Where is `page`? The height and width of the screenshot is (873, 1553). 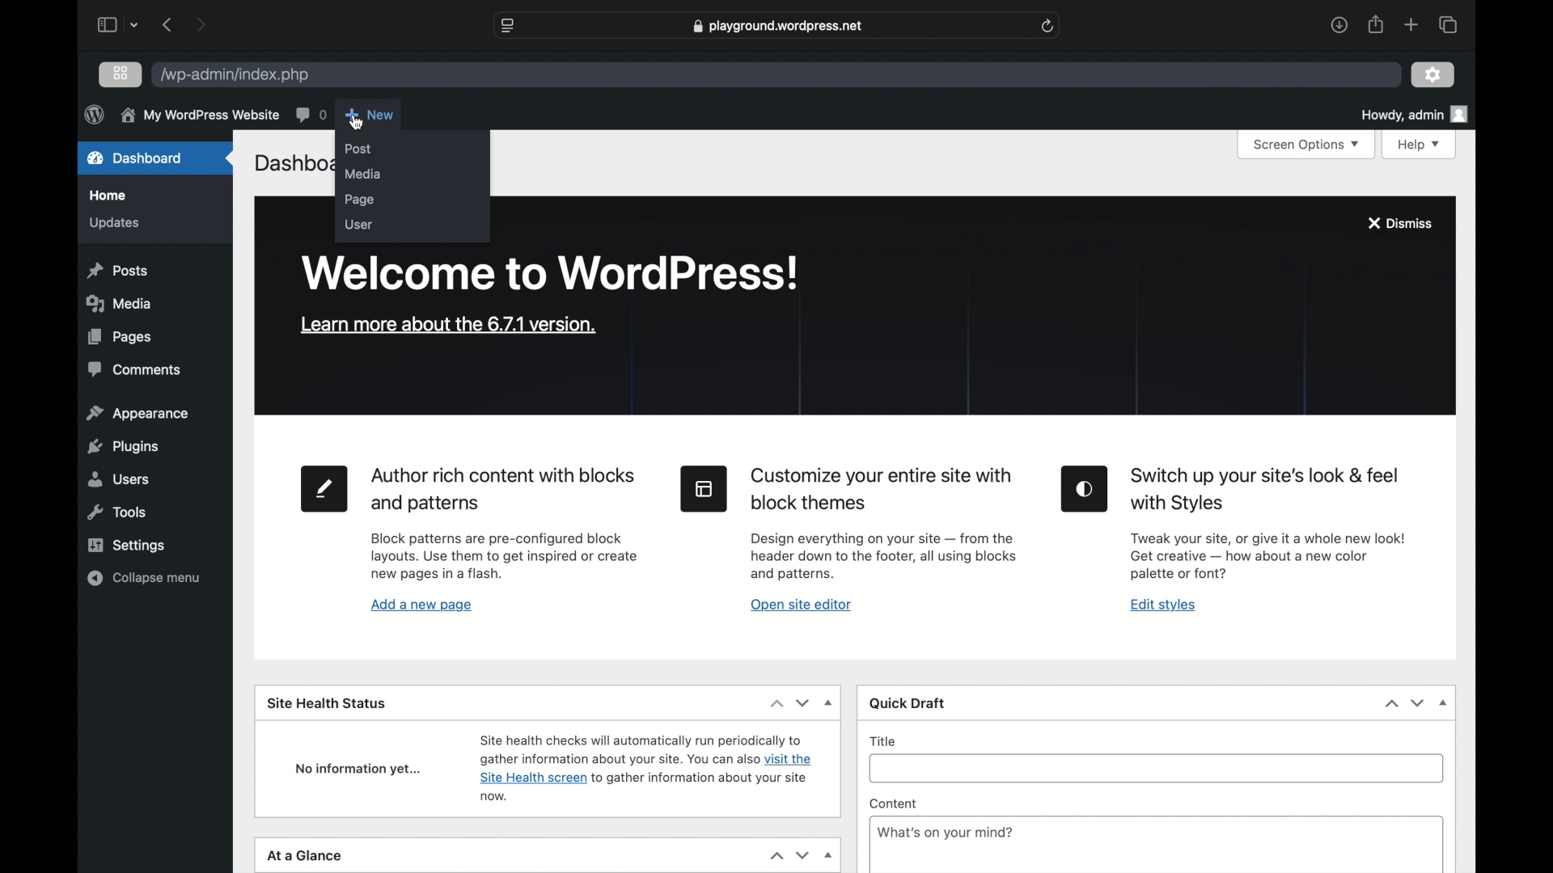
page is located at coordinates (361, 200).